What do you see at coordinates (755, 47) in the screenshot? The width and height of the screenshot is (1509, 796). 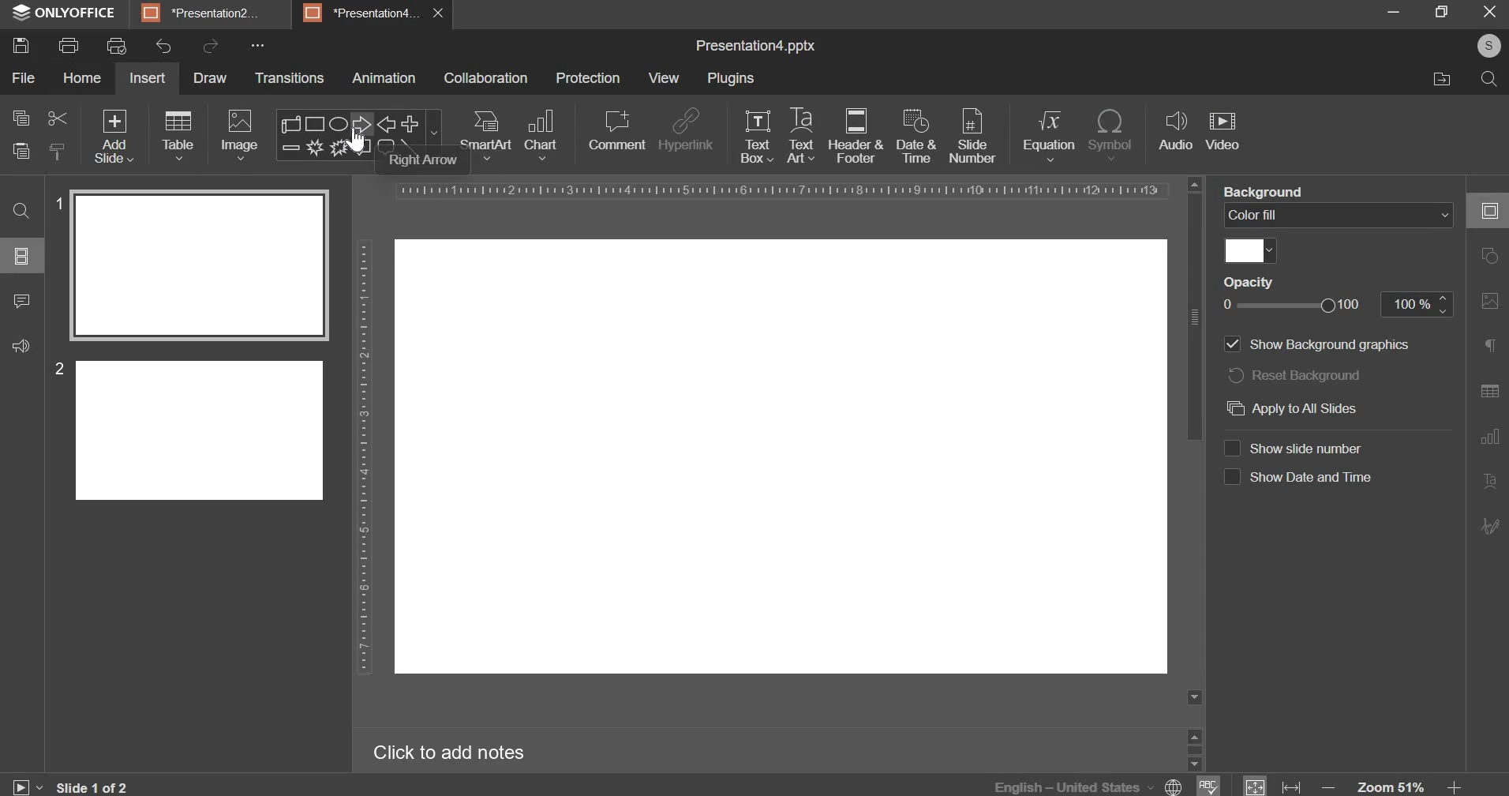 I see `presentation name` at bounding box center [755, 47].